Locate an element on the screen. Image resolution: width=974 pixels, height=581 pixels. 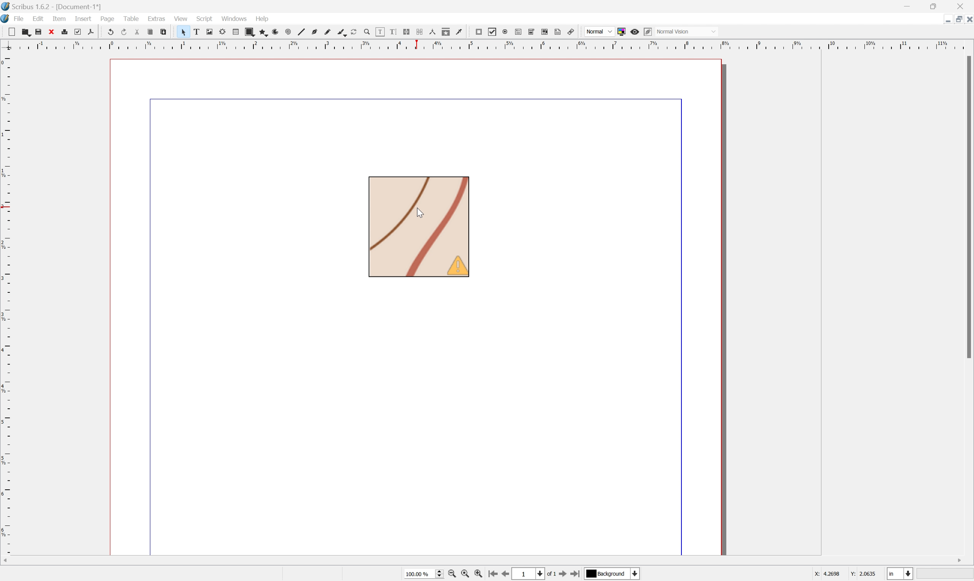
Go to the previous page is located at coordinates (508, 574).